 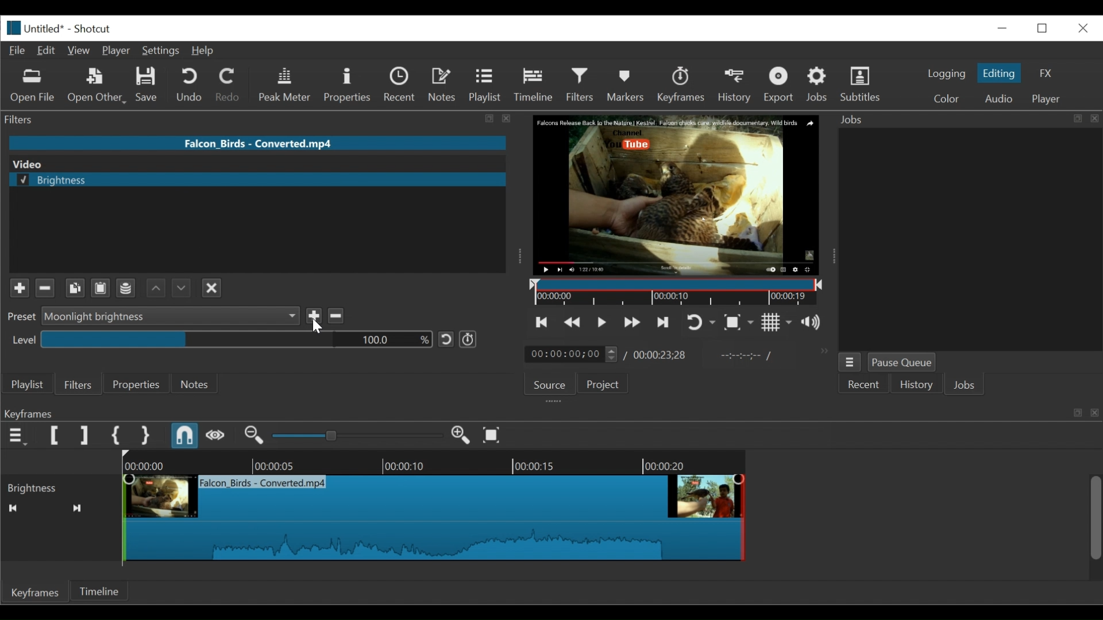 I want to click on Copy, so click(x=74, y=288).